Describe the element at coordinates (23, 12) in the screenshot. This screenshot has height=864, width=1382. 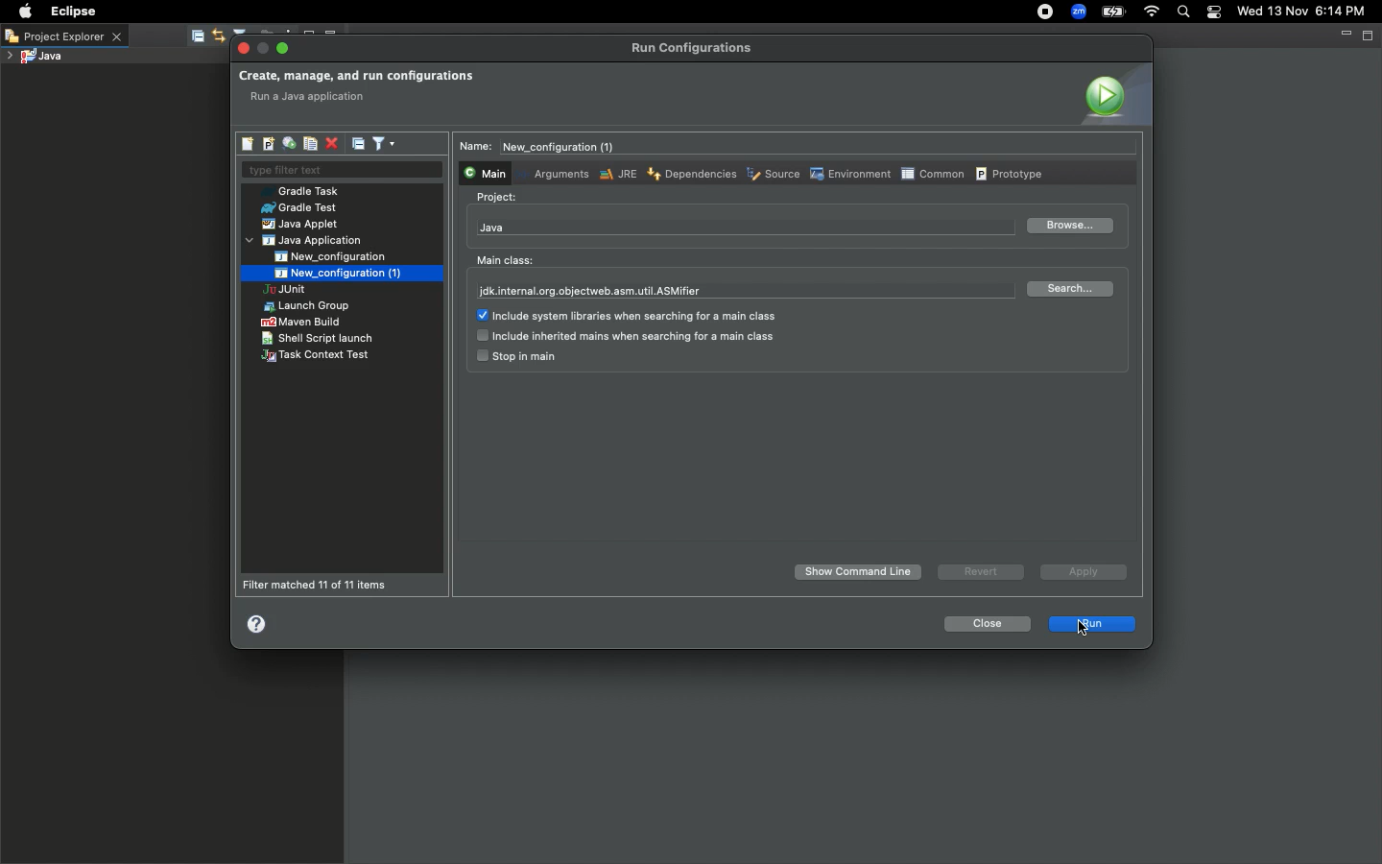
I see `Apple logo` at that location.